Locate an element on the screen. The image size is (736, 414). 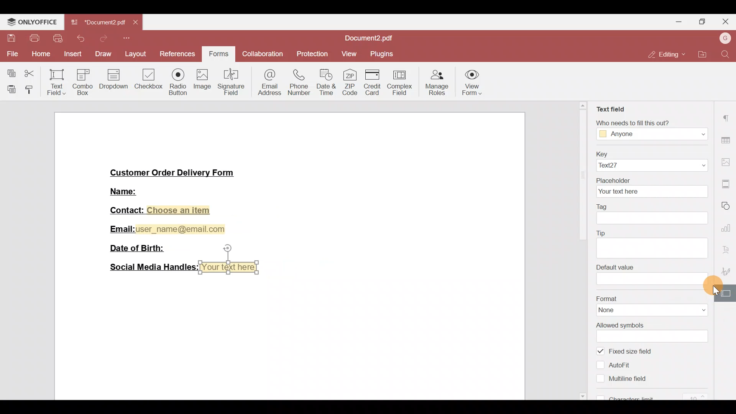
ONLYOFFICE is located at coordinates (32, 21).